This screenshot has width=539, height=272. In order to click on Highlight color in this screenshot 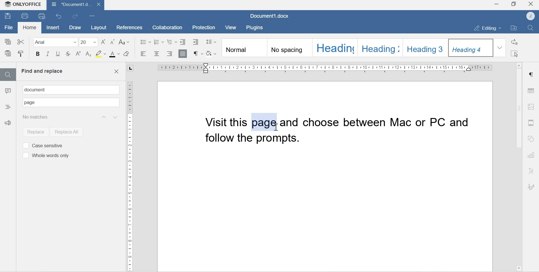, I will do `click(100, 53)`.